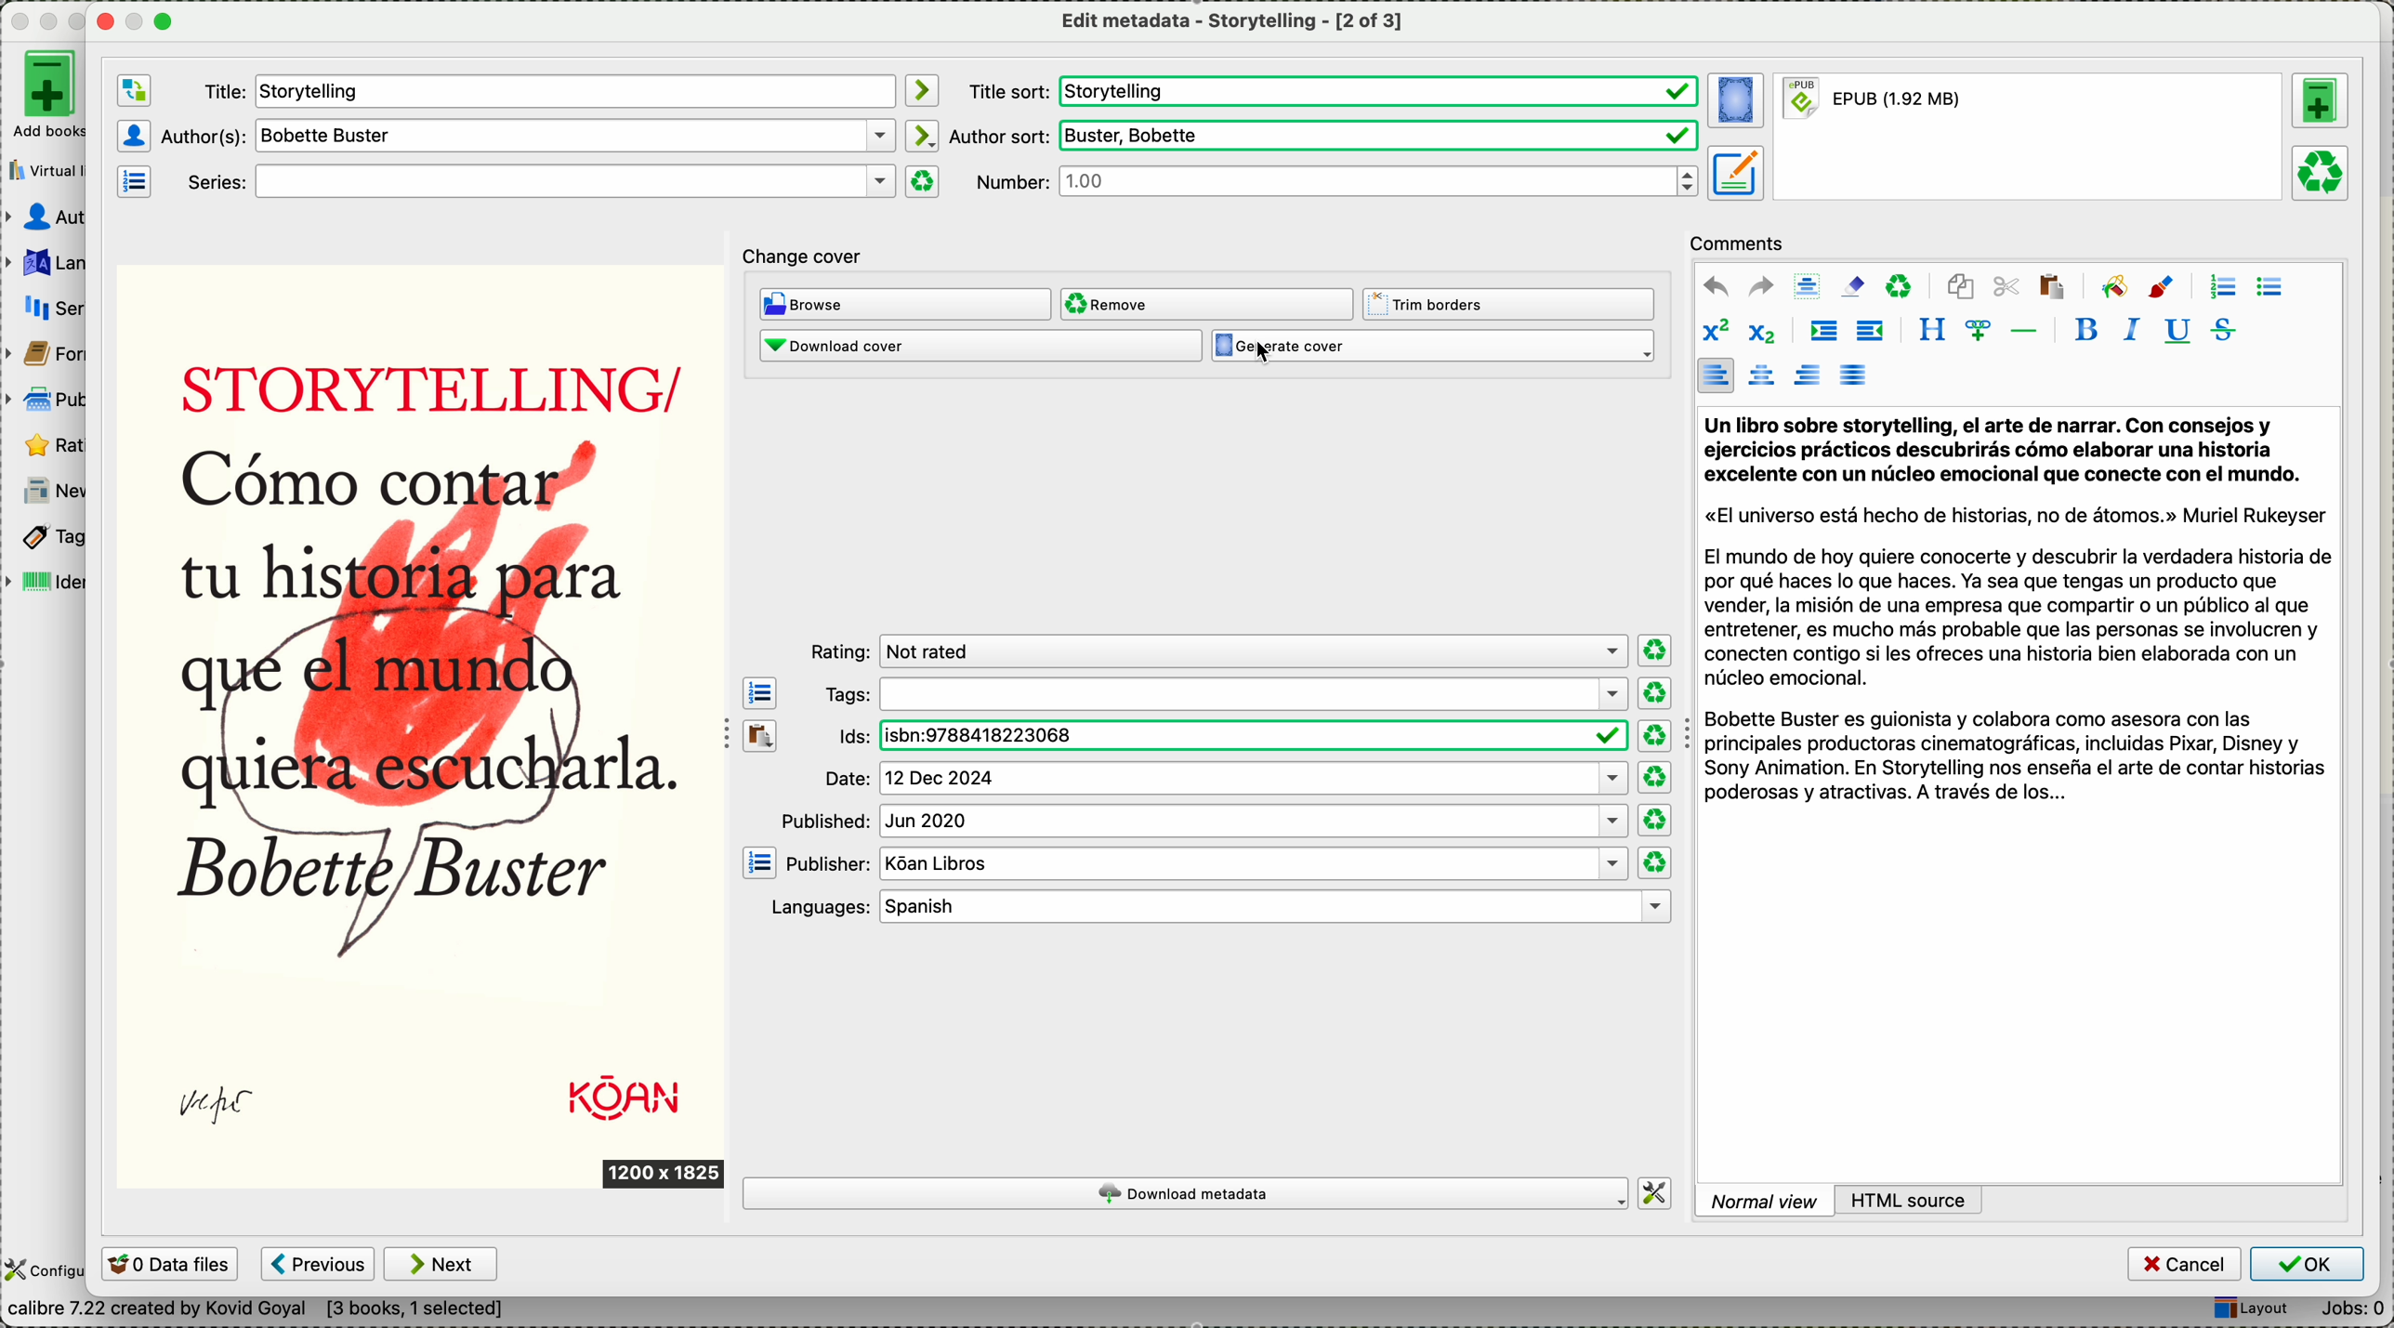  Describe the element at coordinates (2128, 332) in the screenshot. I see `italic` at that location.